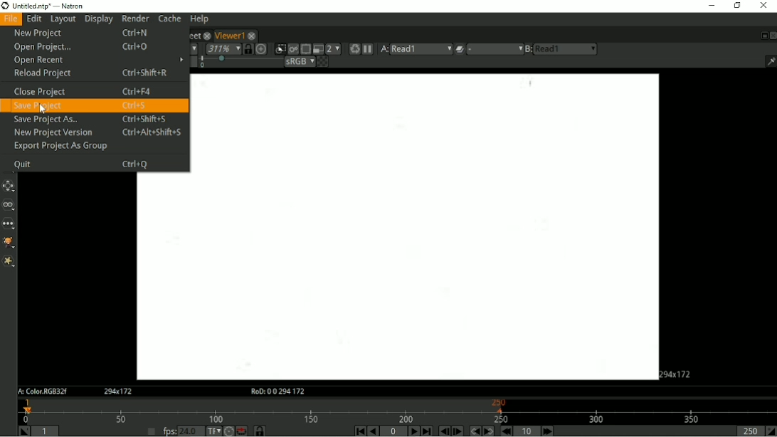 The image size is (777, 437). I want to click on Viewer color process, so click(300, 62).